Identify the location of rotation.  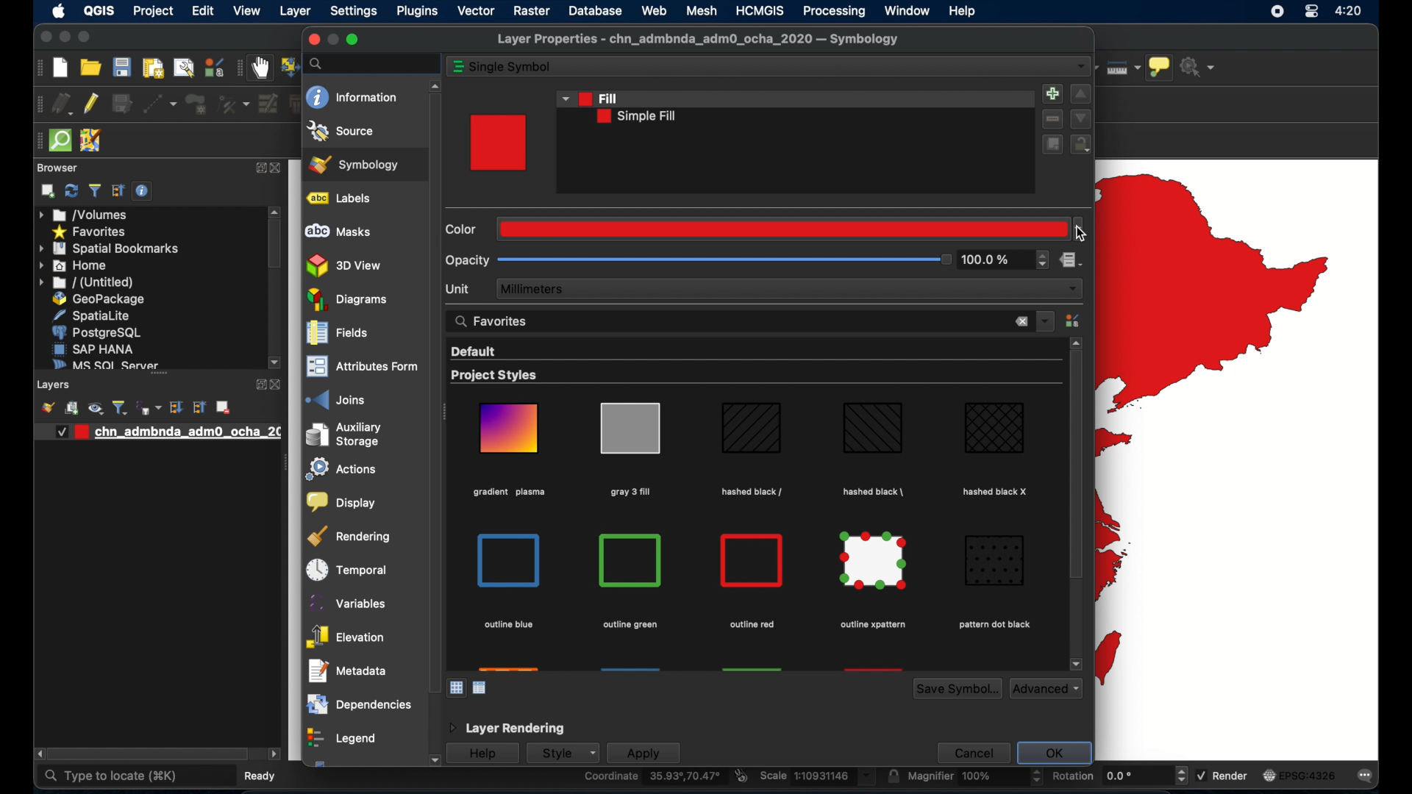
(1109, 778).